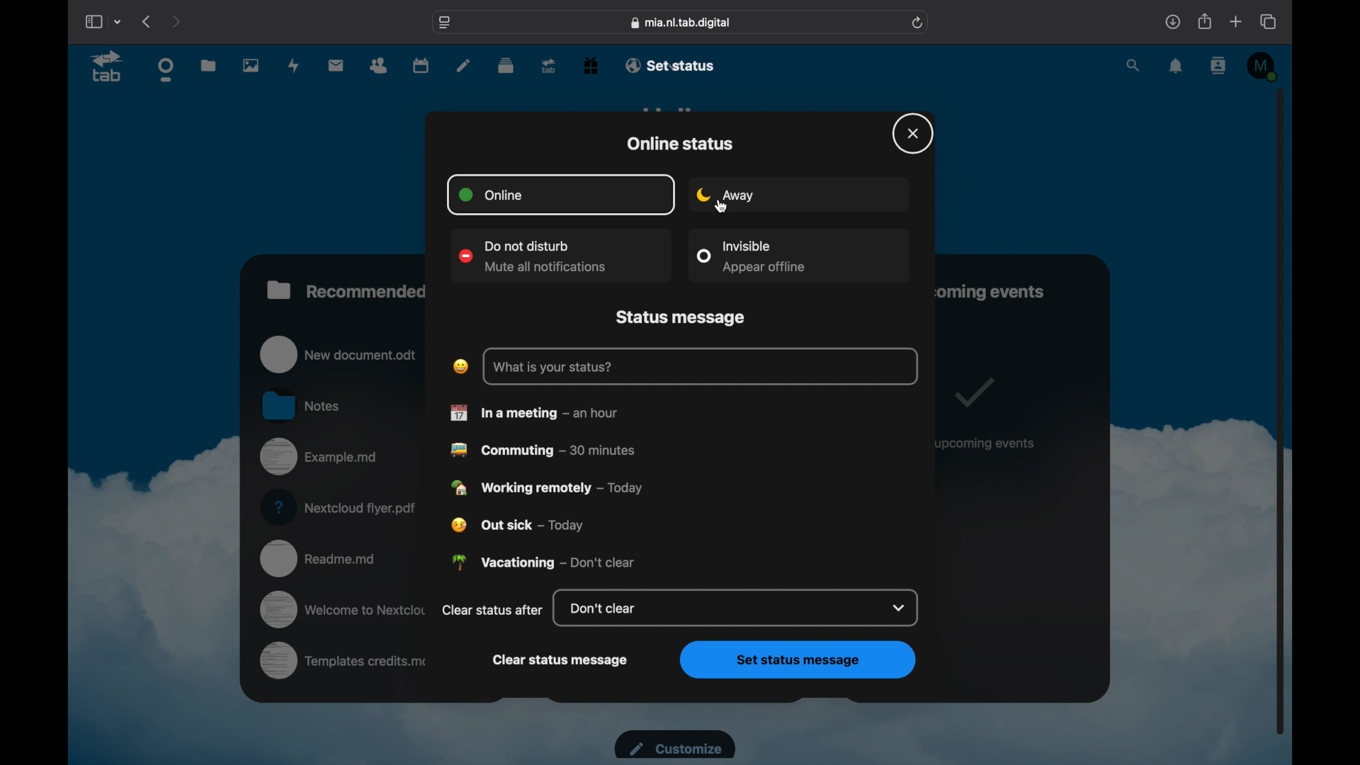 This screenshot has width=1360, height=765. I want to click on set status message, so click(799, 661).